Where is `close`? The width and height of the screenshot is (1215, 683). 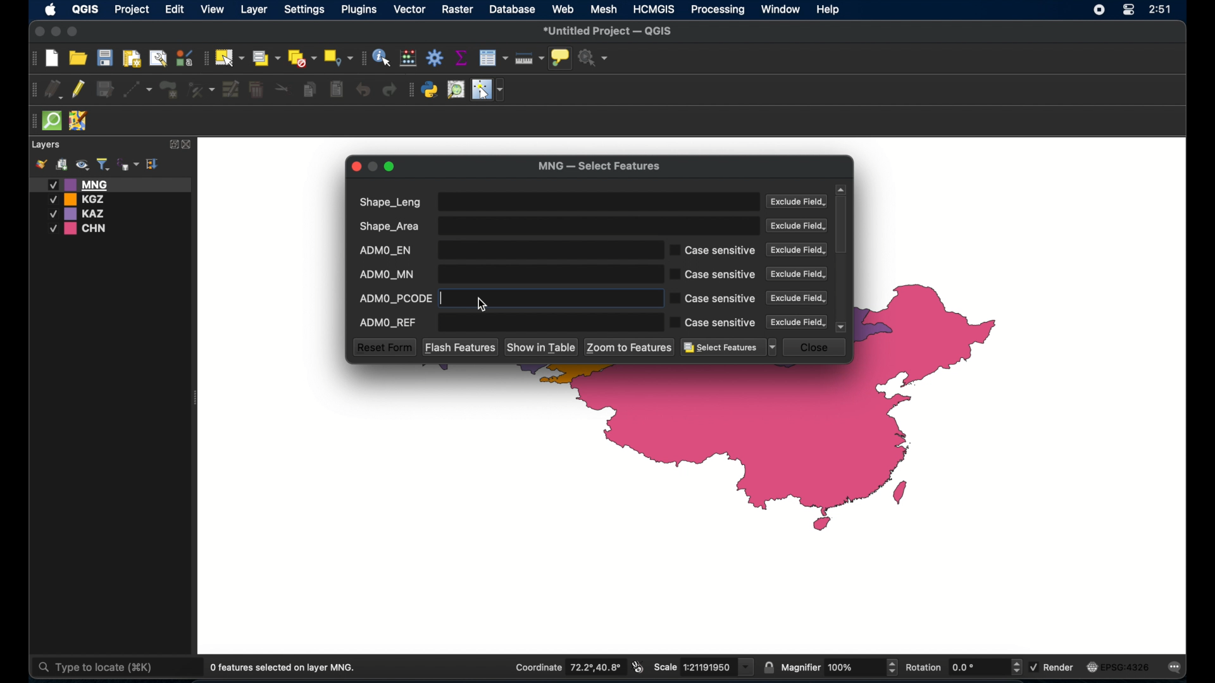 close is located at coordinates (356, 166).